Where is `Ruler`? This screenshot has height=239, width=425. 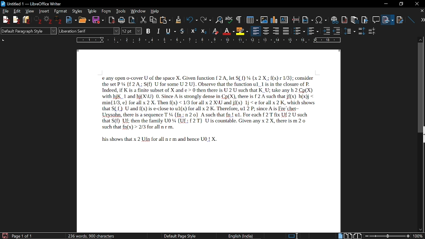
Ruler is located at coordinates (210, 40).